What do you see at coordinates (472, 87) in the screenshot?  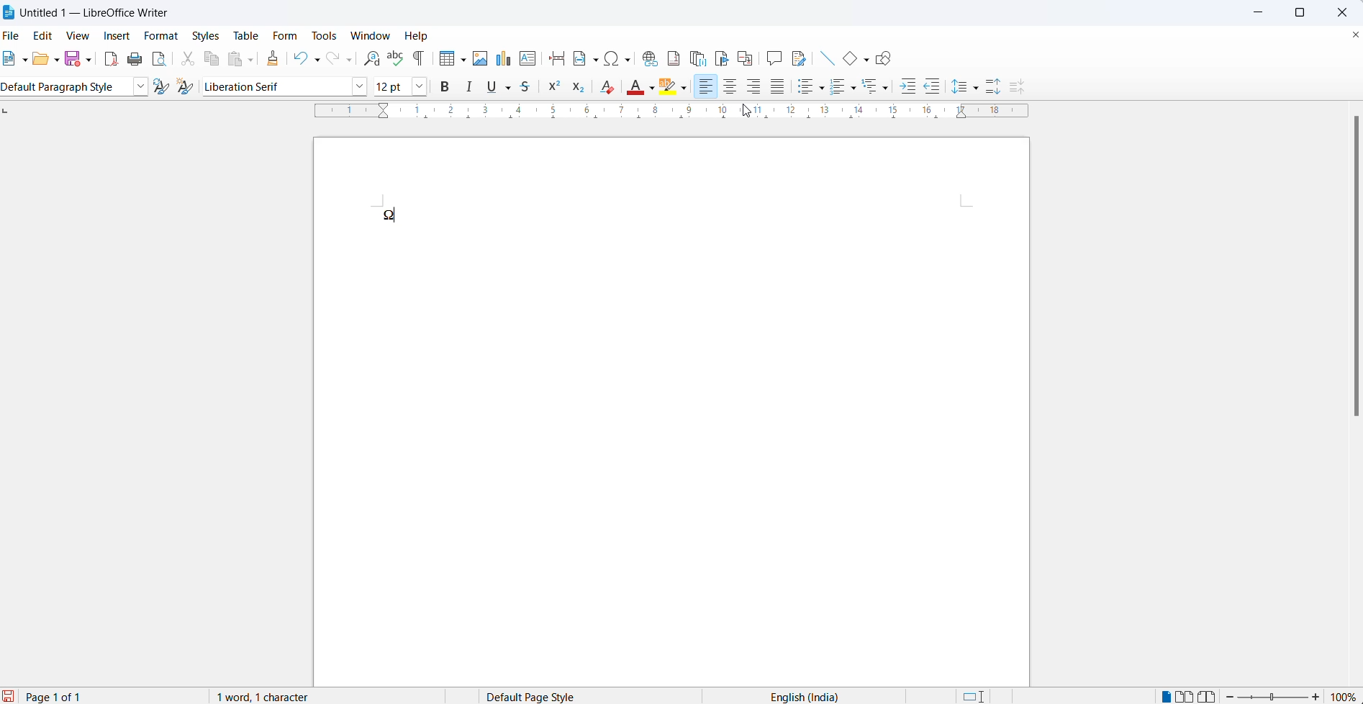 I see `italic` at bounding box center [472, 87].